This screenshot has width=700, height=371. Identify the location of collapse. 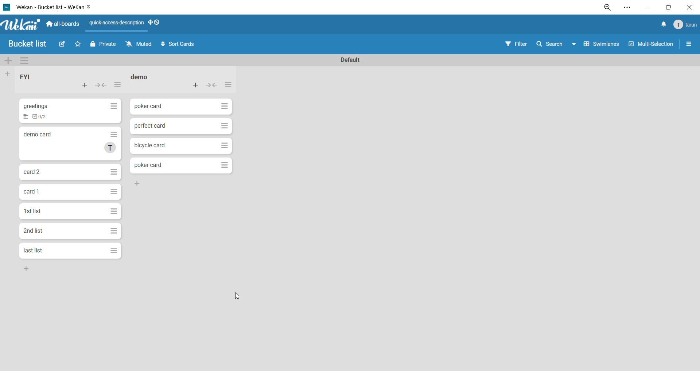
(212, 87).